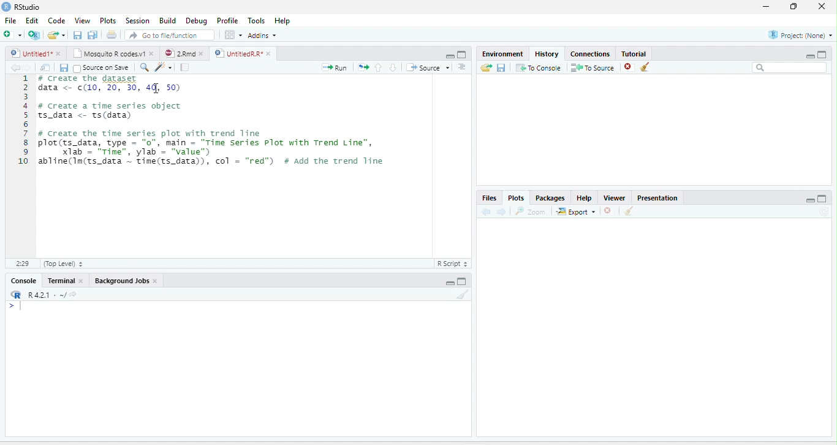 The width and height of the screenshot is (837, 445). What do you see at coordinates (64, 35) in the screenshot?
I see `Open recent files` at bounding box center [64, 35].